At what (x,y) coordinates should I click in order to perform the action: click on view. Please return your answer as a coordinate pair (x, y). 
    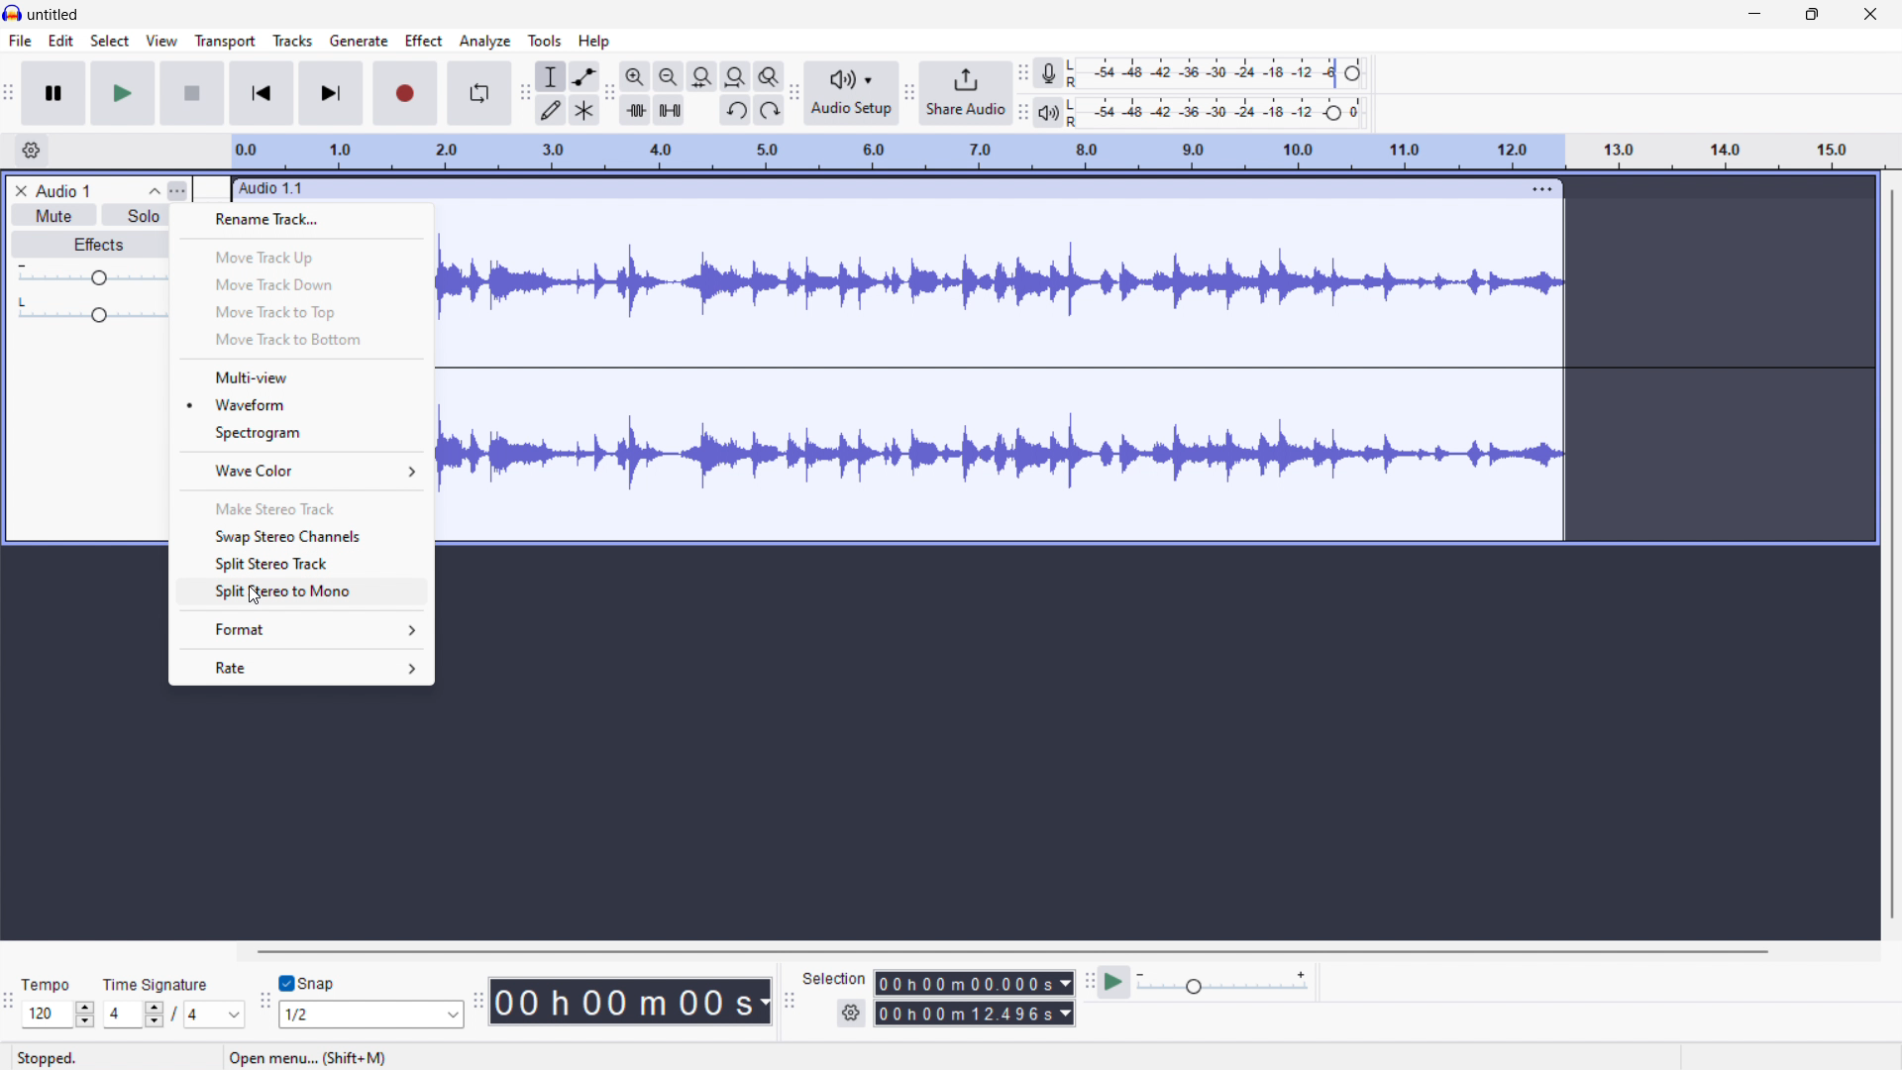
    Looking at the image, I should click on (161, 41).